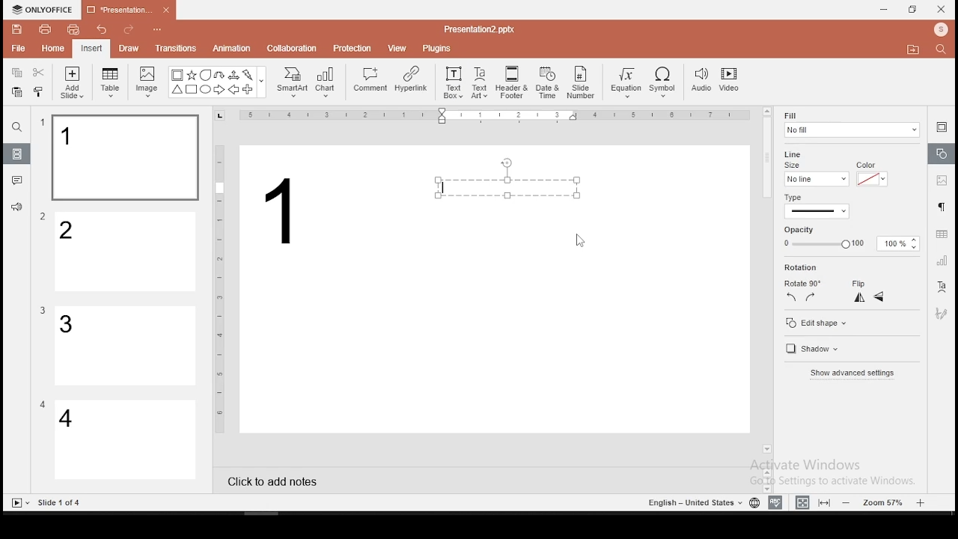 The width and height of the screenshot is (958, 539). I want to click on line type, so click(816, 207).